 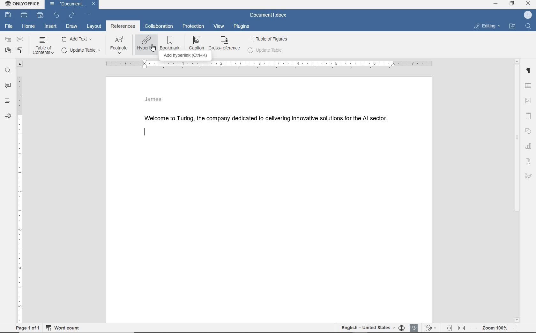 What do you see at coordinates (8, 15) in the screenshot?
I see `save` at bounding box center [8, 15].